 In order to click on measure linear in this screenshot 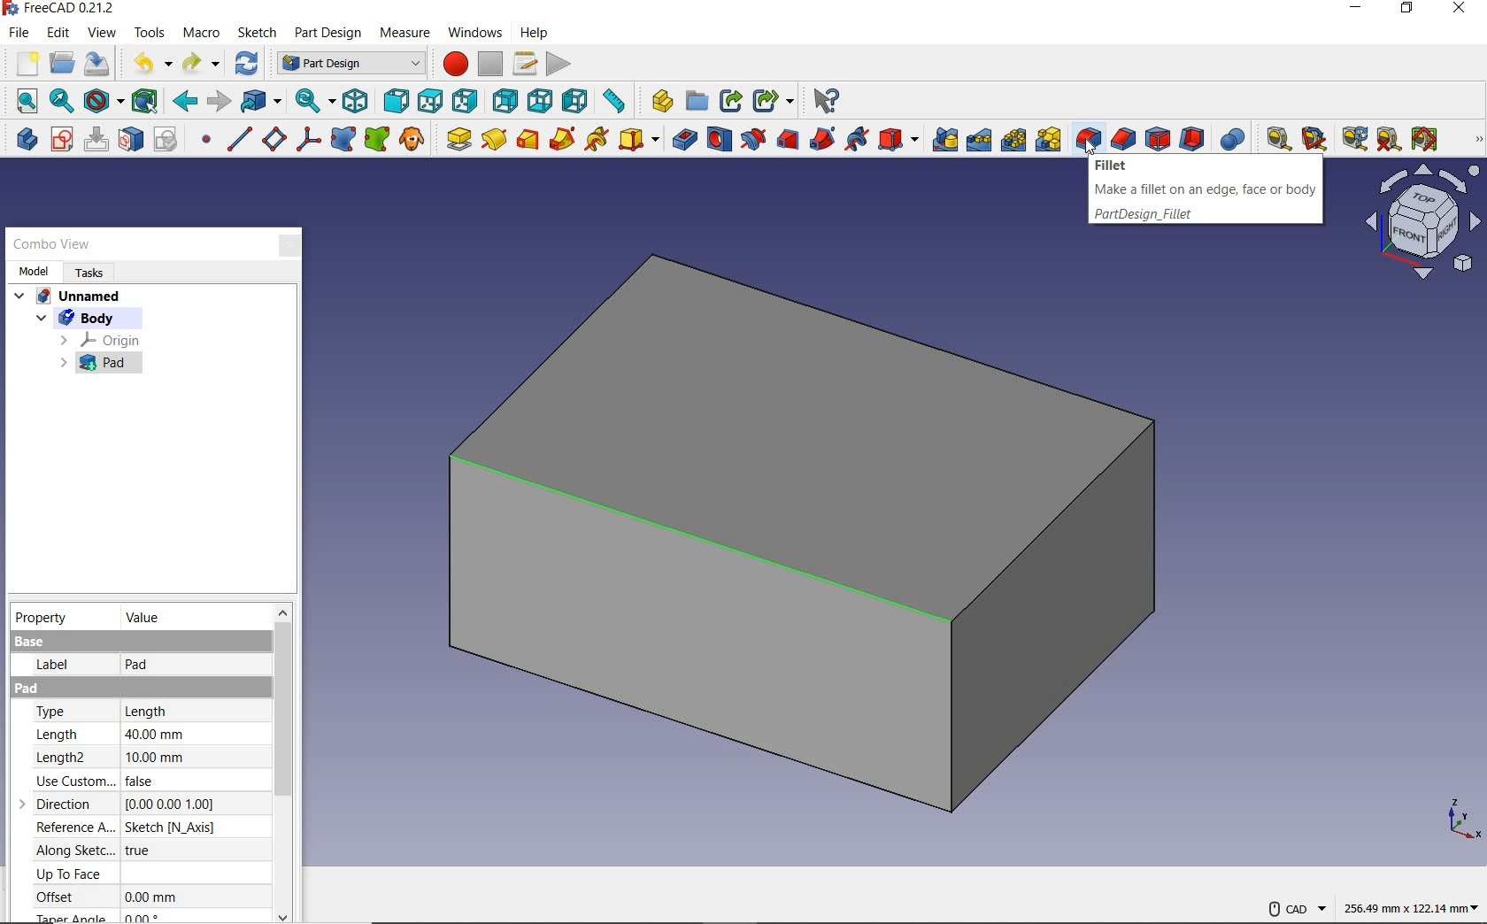, I will do `click(1275, 137)`.